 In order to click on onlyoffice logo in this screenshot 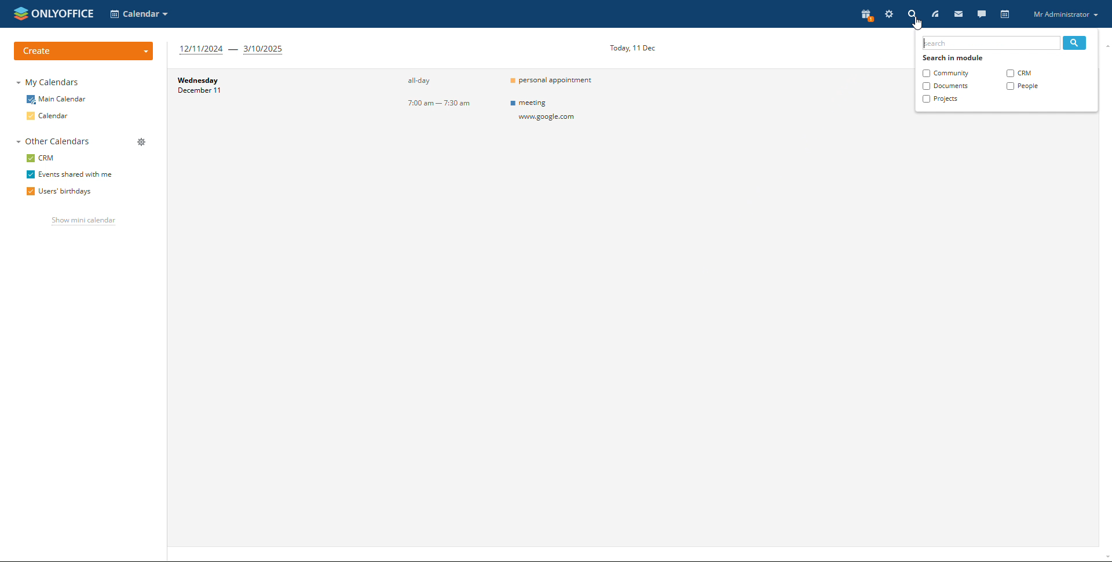, I will do `click(52, 13)`.